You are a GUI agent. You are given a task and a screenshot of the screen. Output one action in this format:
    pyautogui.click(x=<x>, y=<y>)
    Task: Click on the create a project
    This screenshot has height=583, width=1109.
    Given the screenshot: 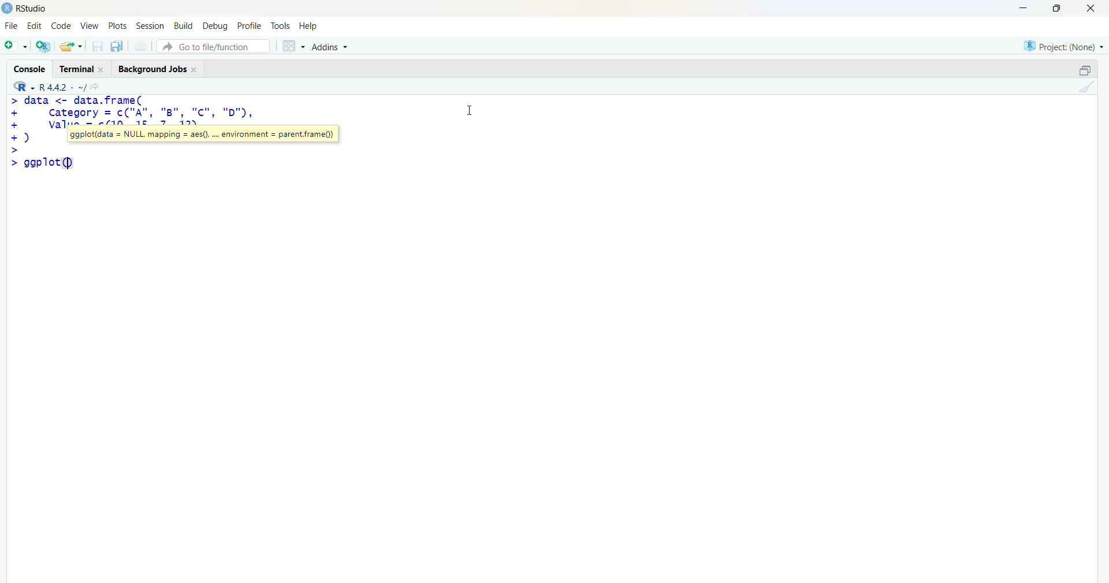 What is the action you would take?
    pyautogui.click(x=43, y=46)
    